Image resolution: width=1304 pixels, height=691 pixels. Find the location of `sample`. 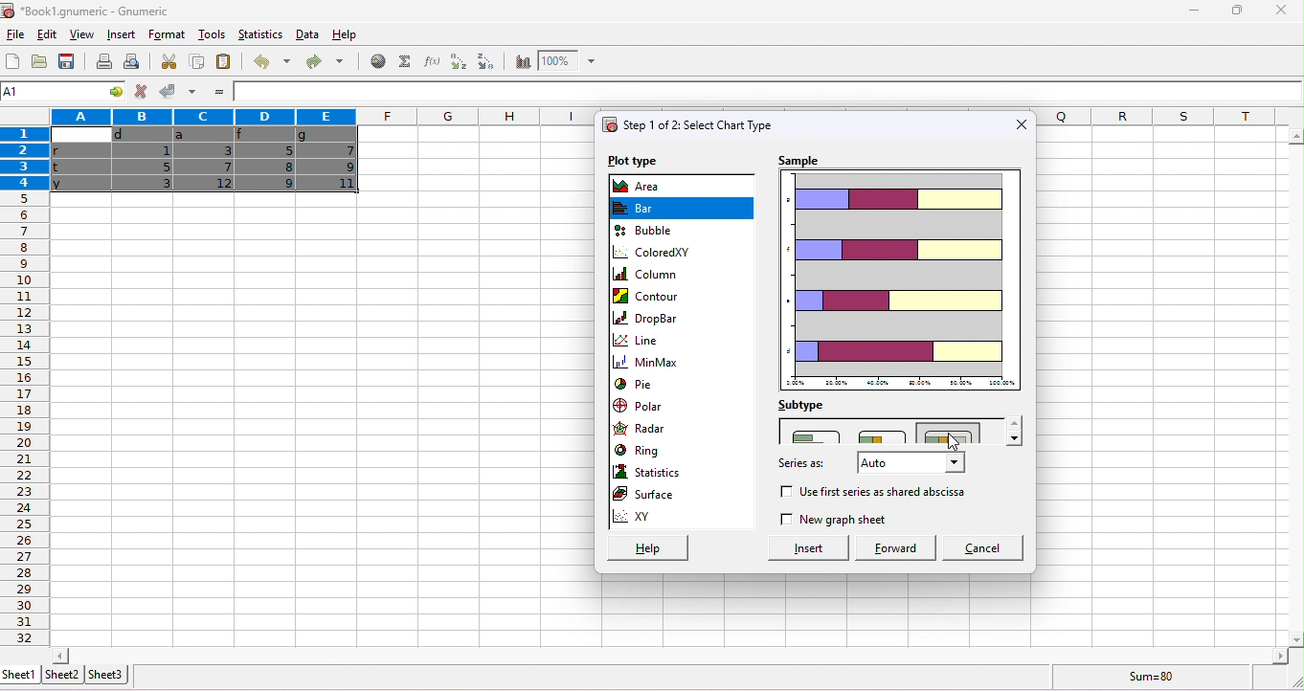

sample is located at coordinates (804, 160).